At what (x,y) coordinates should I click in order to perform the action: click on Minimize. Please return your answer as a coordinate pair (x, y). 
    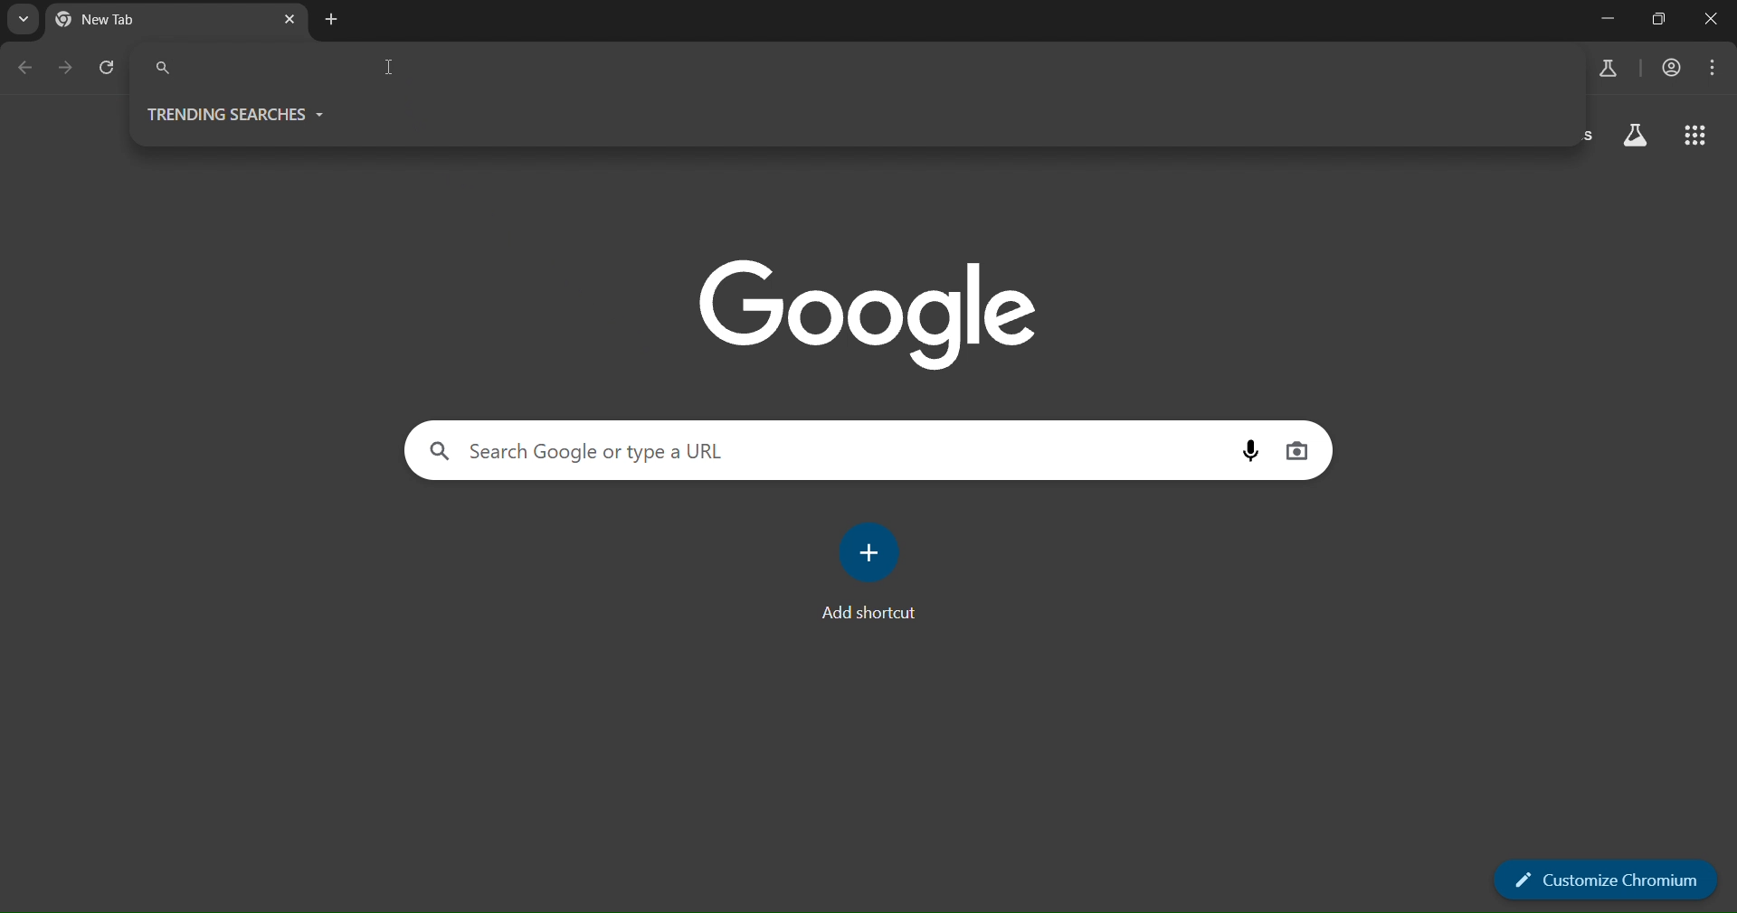
    Looking at the image, I should click on (1606, 18).